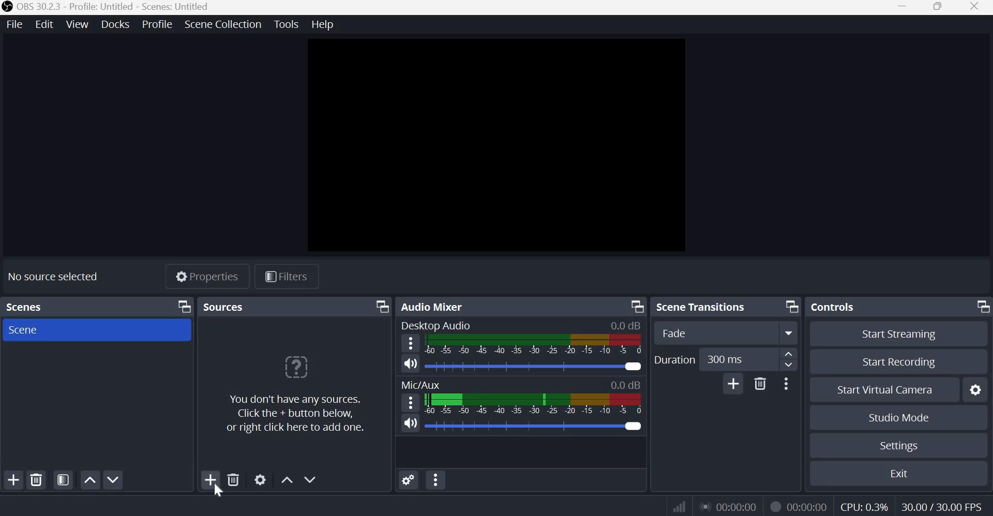 This screenshot has height=516, width=993. What do you see at coordinates (897, 417) in the screenshot?
I see `Studio mode` at bounding box center [897, 417].